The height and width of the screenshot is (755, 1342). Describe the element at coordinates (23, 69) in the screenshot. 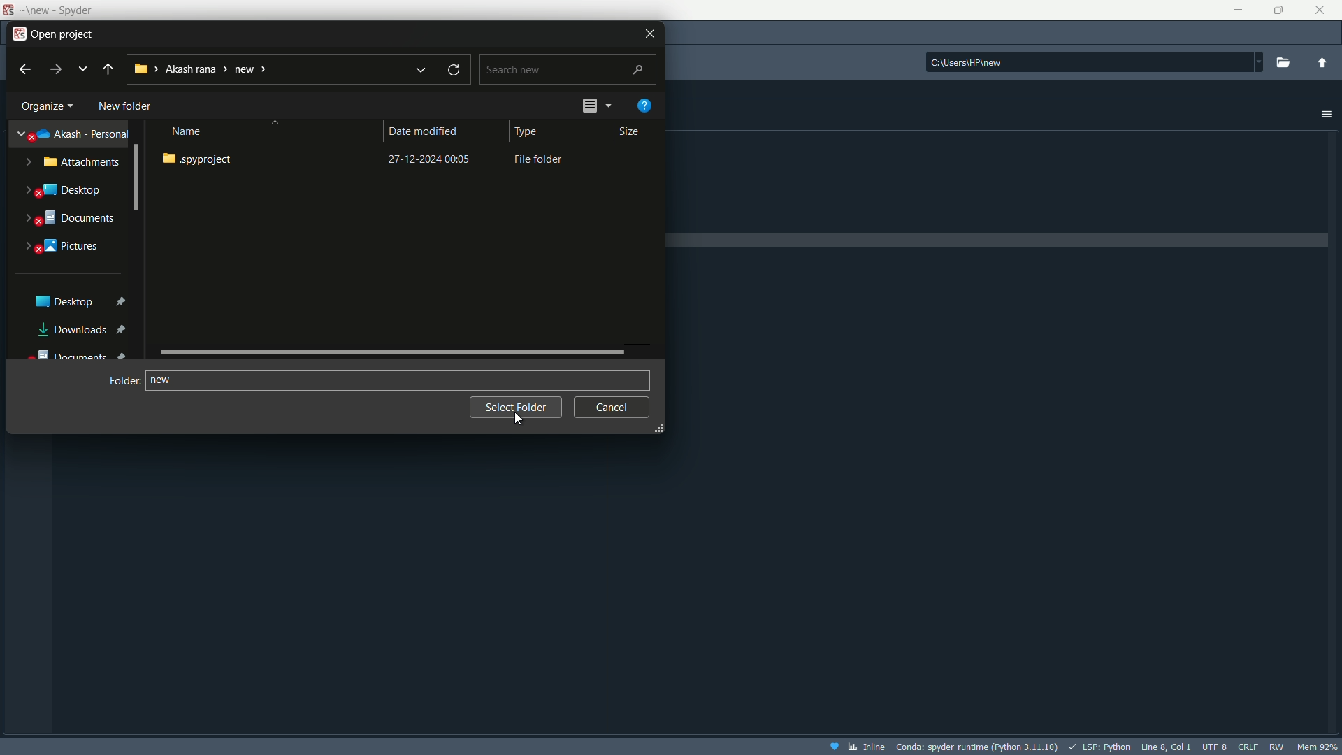

I see `backward` at that location.